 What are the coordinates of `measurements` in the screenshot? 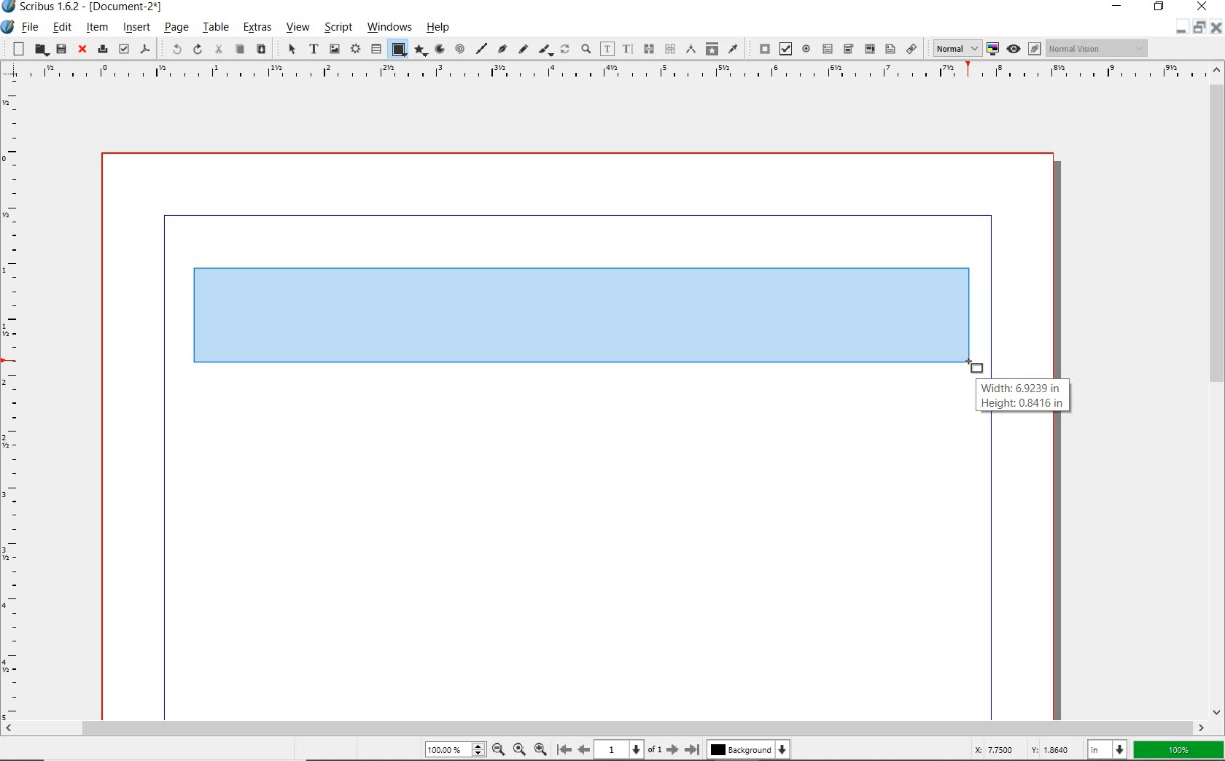 It's located at (689, 50).